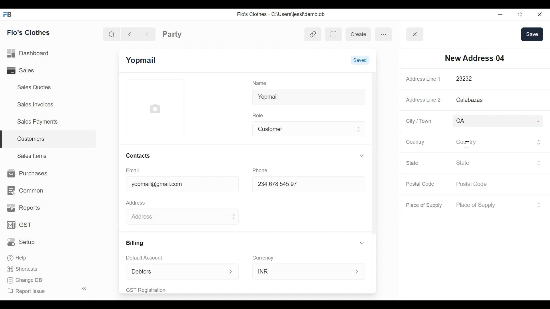 The width and height of the screenshot is (550, 309). Describe the element at coordinates (363, 243) in the screenshot. I see `Expand` at that location.